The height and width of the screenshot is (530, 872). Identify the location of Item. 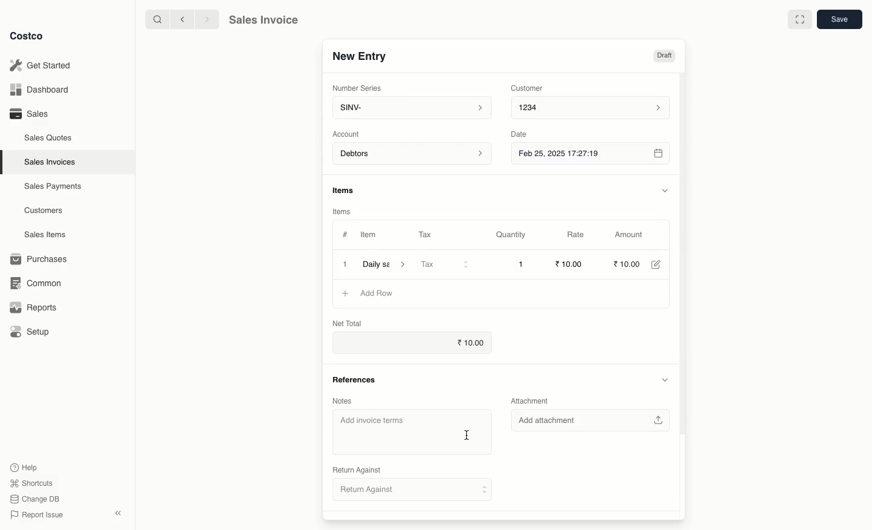
(370, 235).